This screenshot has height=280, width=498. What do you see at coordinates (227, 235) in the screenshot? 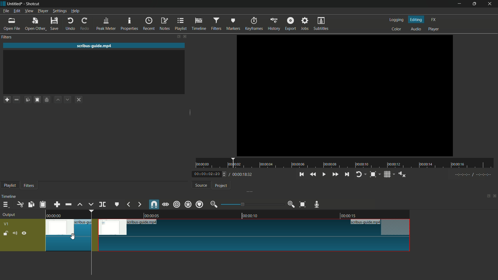
I see `video in timeline` at bounding box center [227, 235].